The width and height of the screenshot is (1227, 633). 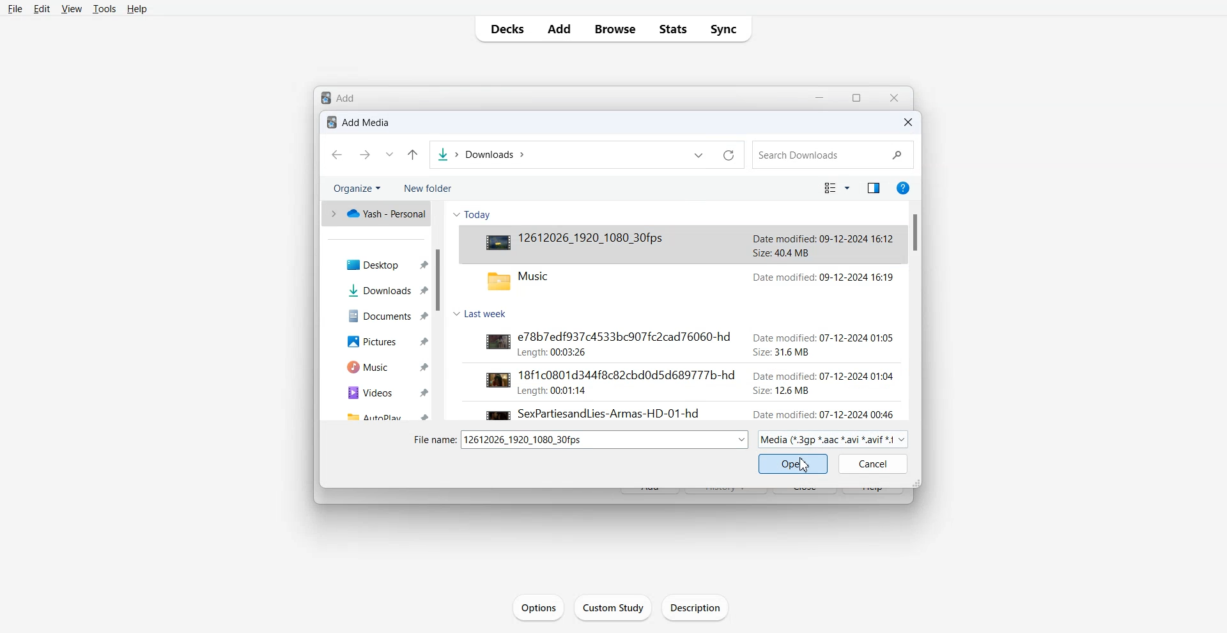 What do you see at coordinates (587, 411) in the screenshot?
I see `video file` at bounding box center [587, 411].